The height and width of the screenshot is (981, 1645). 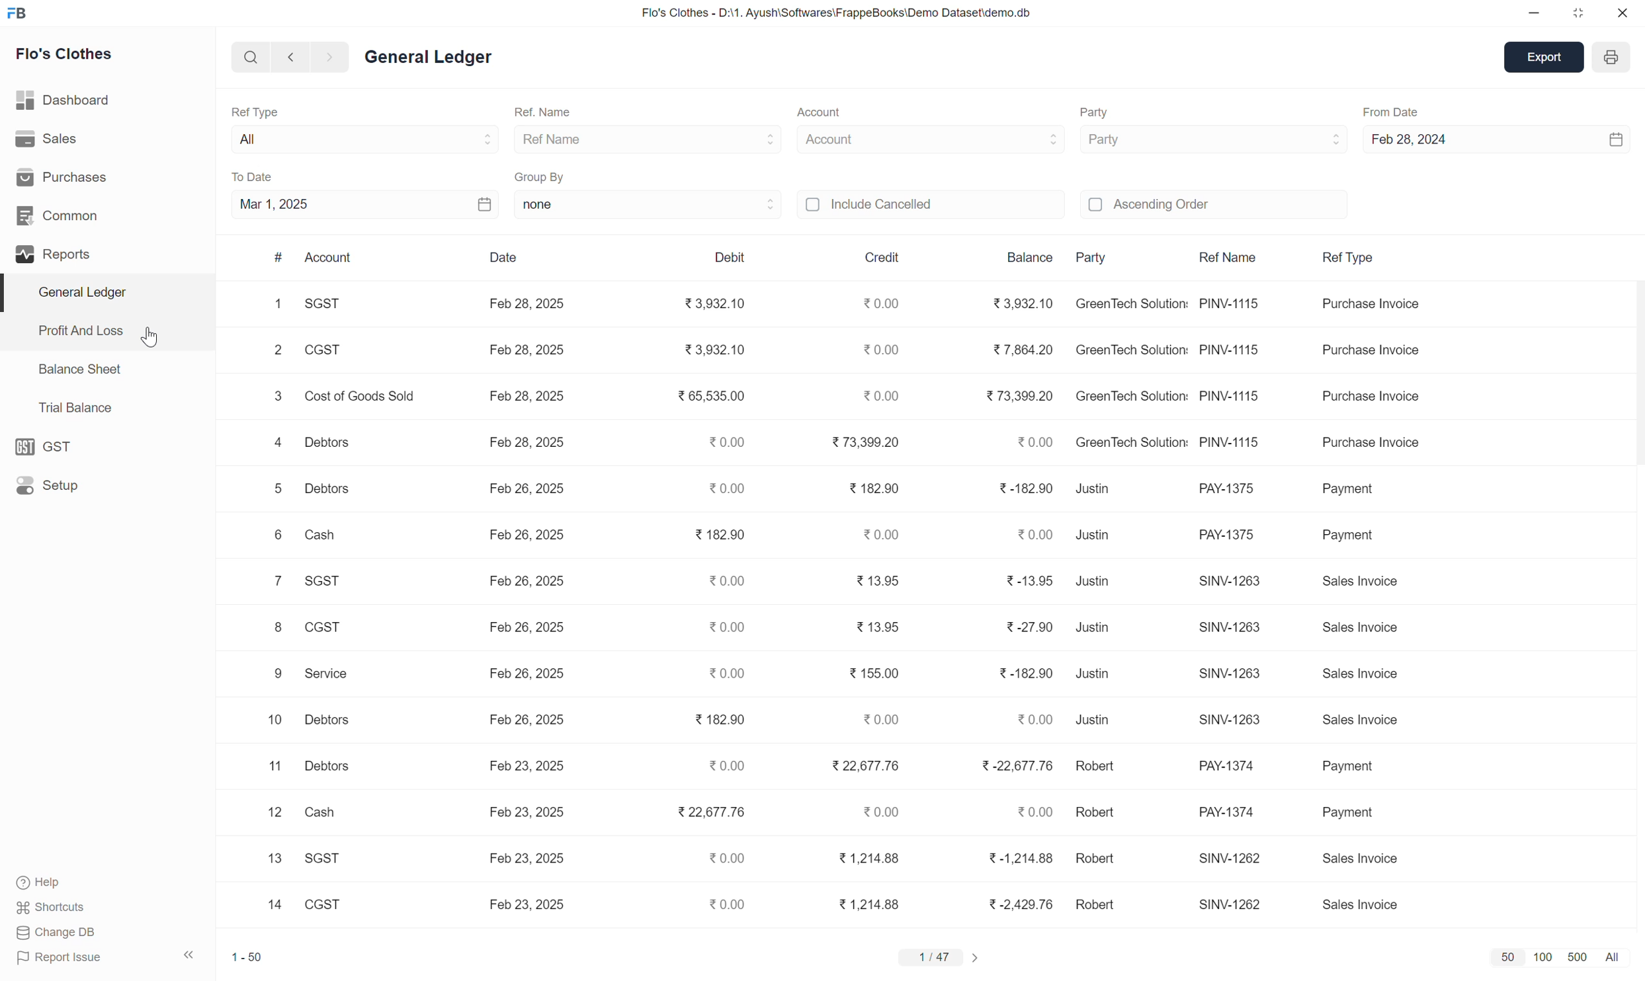 What do you see at coordinates (939, 959) in the screenshot?
I see `1/47 >` at bounding box center [939, 959].